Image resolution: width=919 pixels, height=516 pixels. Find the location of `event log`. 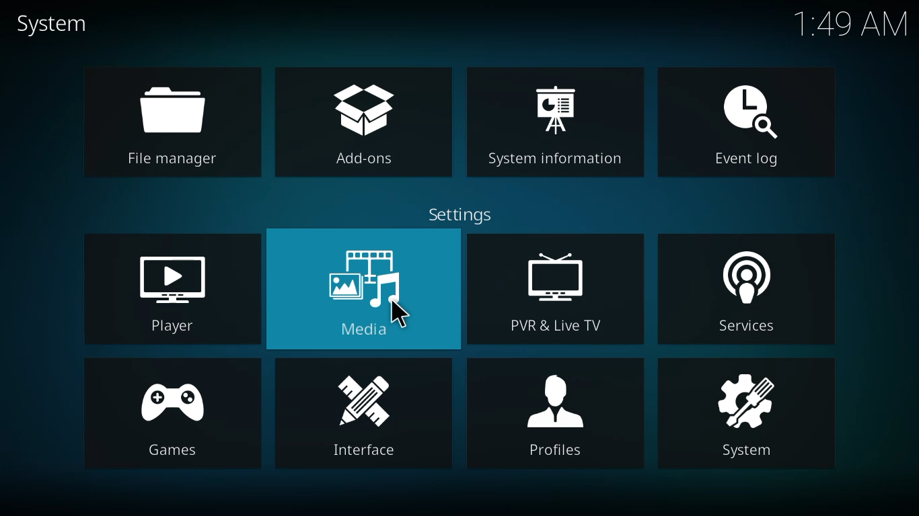

event log is located at coordinates (749, 122).